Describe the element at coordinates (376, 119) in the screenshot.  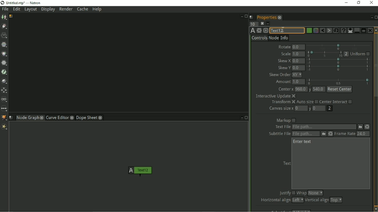
I see `Vertical scrollbar` at that location.